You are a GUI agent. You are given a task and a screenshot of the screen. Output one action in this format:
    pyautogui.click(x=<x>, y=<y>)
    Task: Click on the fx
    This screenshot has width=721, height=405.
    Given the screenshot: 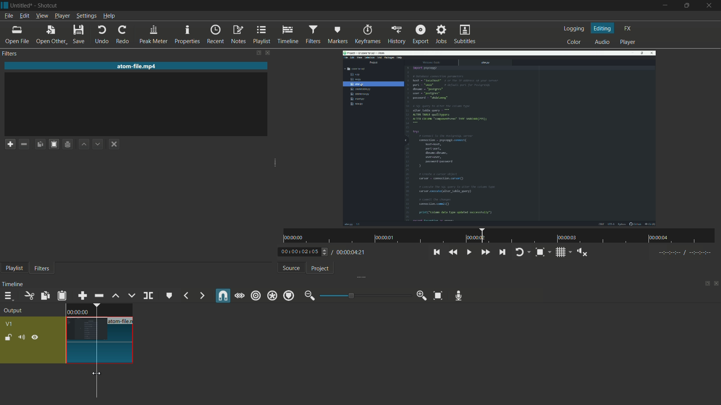 What is the action you would take?
    pyautogui.click(x=628, y=29)
    